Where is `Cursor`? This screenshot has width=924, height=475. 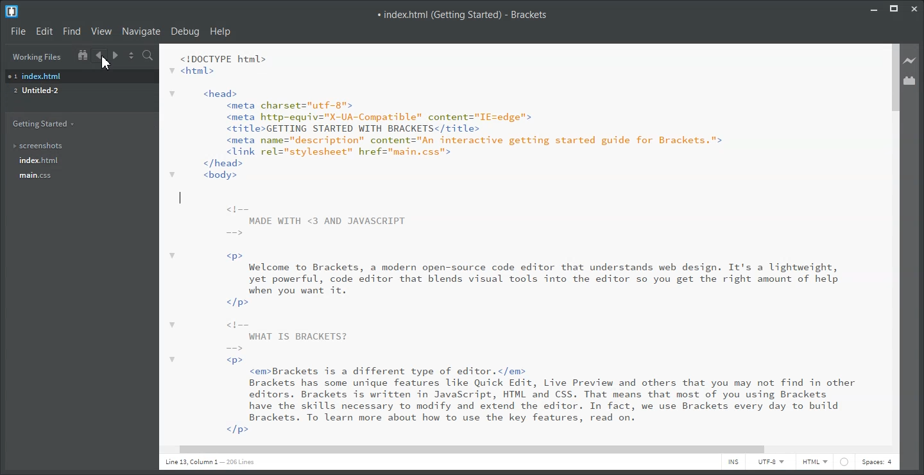 Cursor is located at coordinates (107, 63).